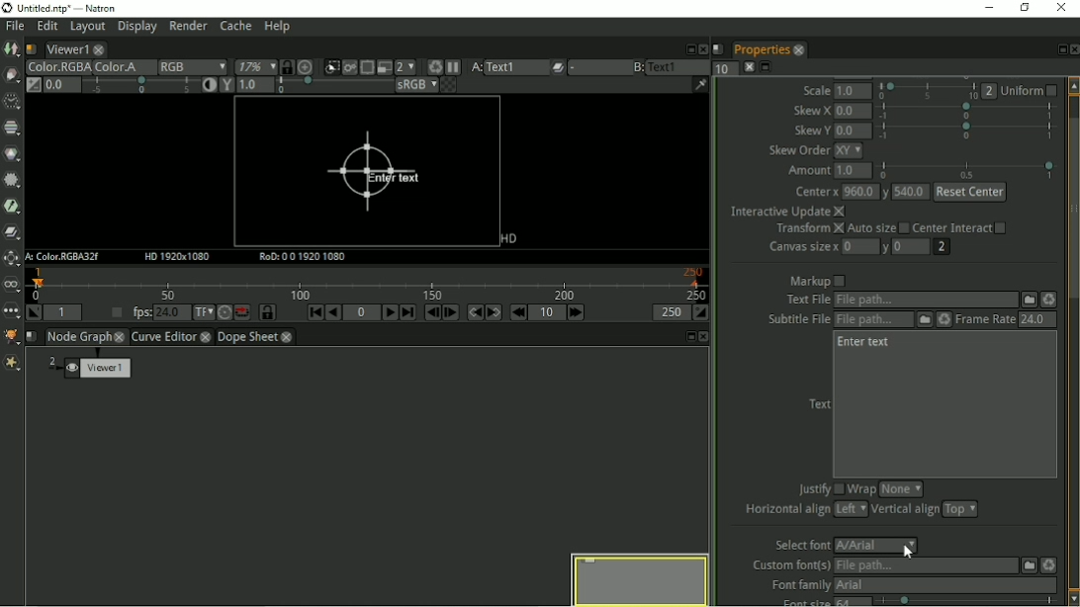  I want to click on Extra, so click(12, 364).